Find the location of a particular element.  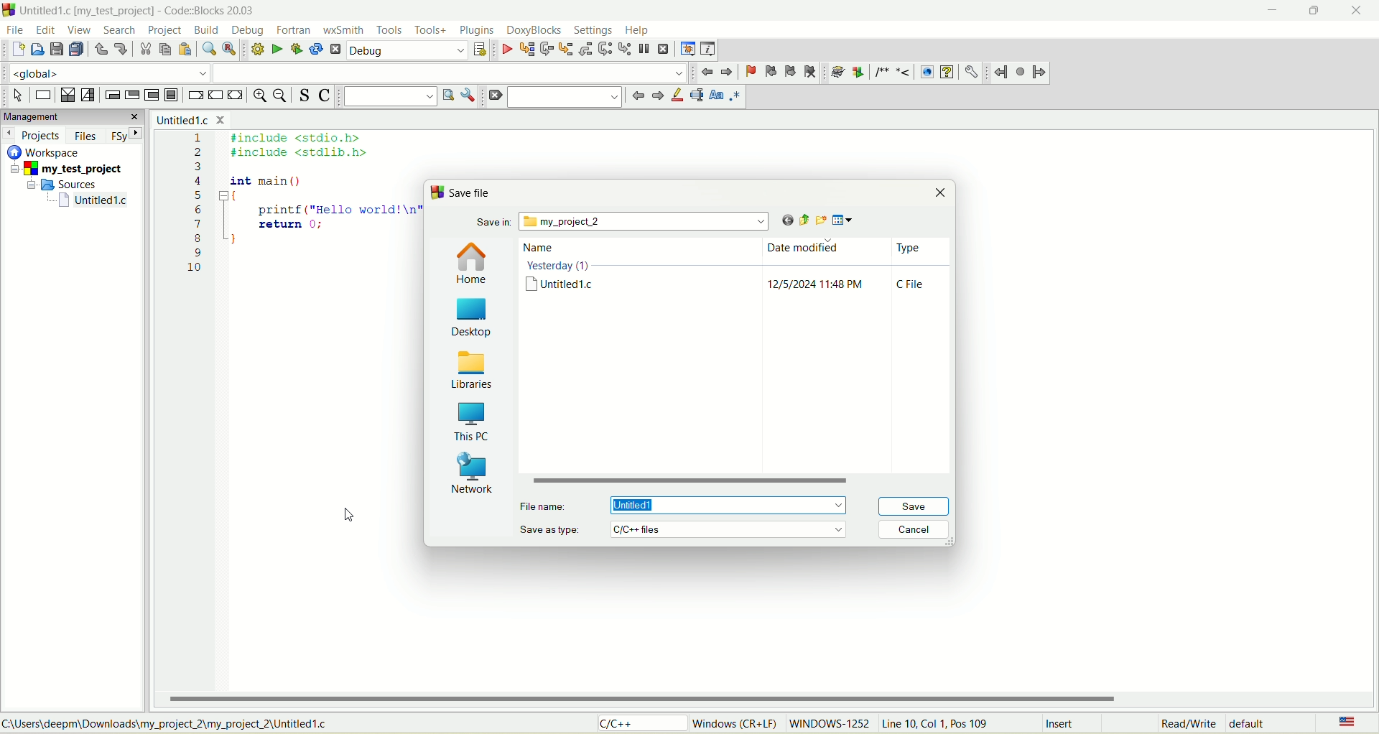

date modified is located at coordinates (817, 270).